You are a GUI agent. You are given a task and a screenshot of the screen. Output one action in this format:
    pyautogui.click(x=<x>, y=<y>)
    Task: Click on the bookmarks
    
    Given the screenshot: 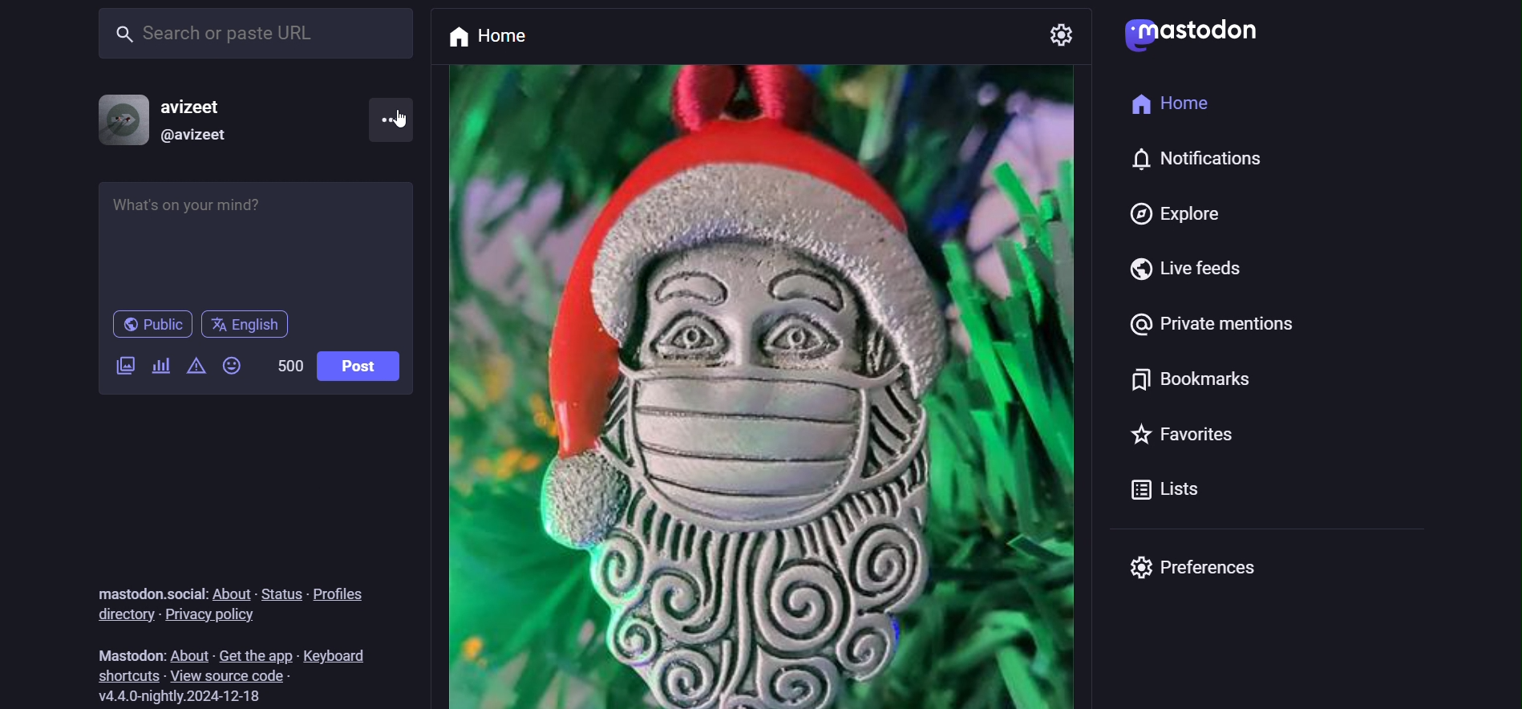 What is the action you would take?
    pyautogui.click(x=1187, y=383)
    